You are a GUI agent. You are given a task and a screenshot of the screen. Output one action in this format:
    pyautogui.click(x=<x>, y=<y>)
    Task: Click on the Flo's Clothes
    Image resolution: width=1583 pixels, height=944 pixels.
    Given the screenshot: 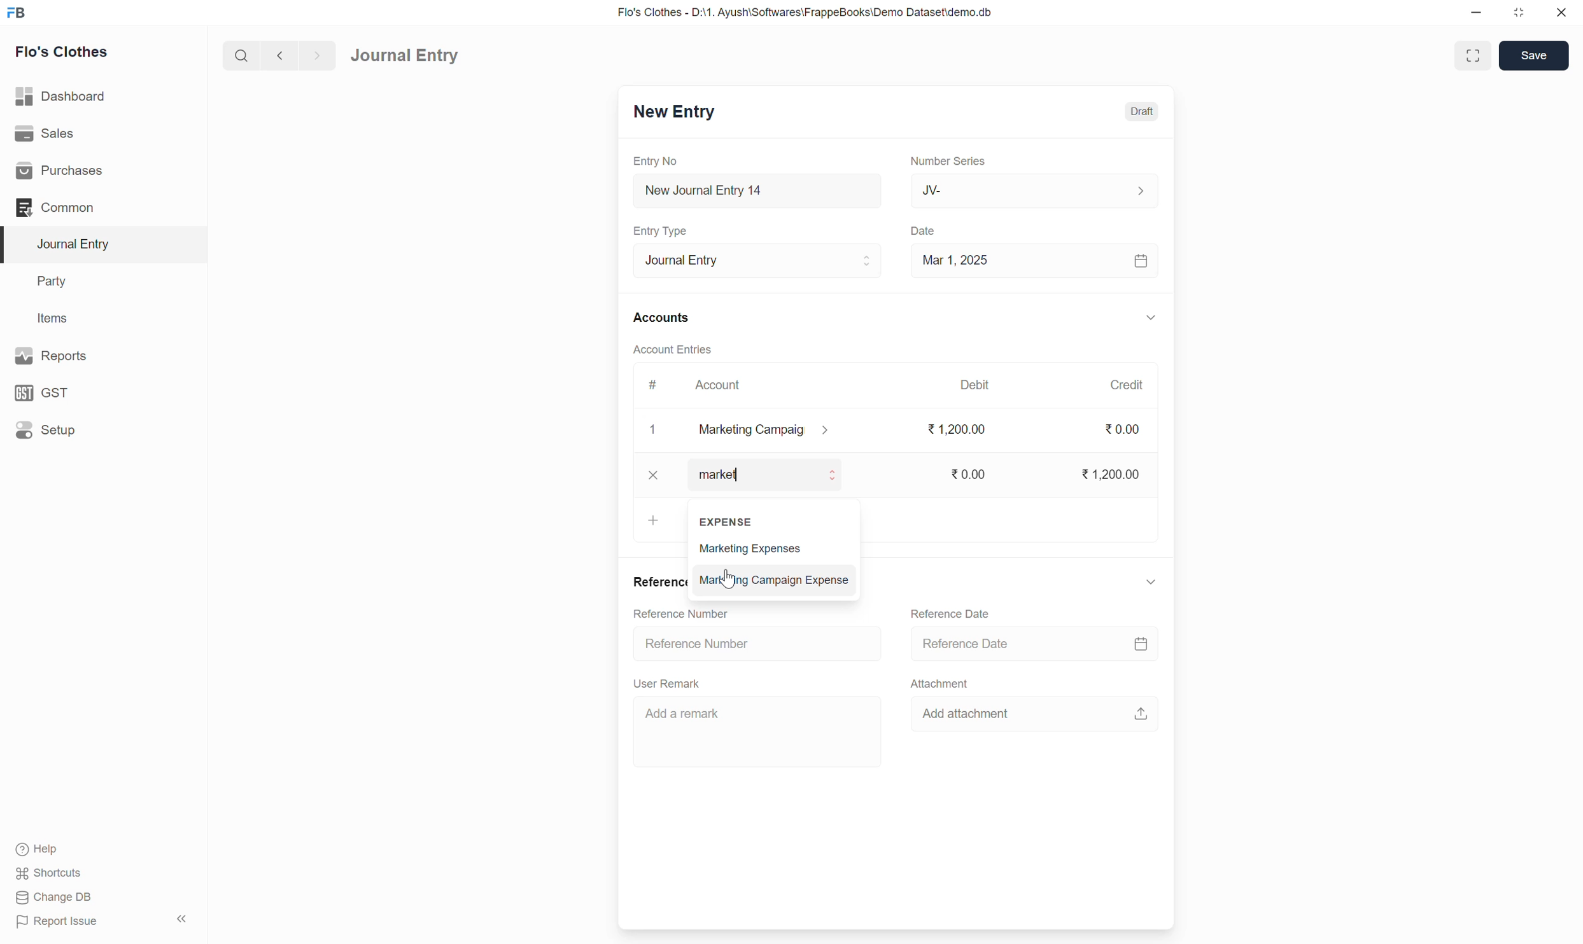 What is the action you would take?
    pyautogui.click(x=64, y=52)
    